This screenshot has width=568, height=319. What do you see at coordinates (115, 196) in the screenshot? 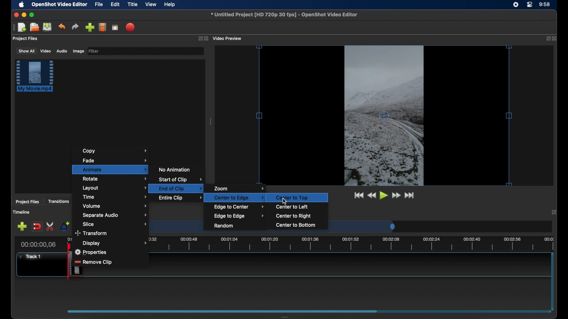
I see `time menu` at bounding box center [115, 196].